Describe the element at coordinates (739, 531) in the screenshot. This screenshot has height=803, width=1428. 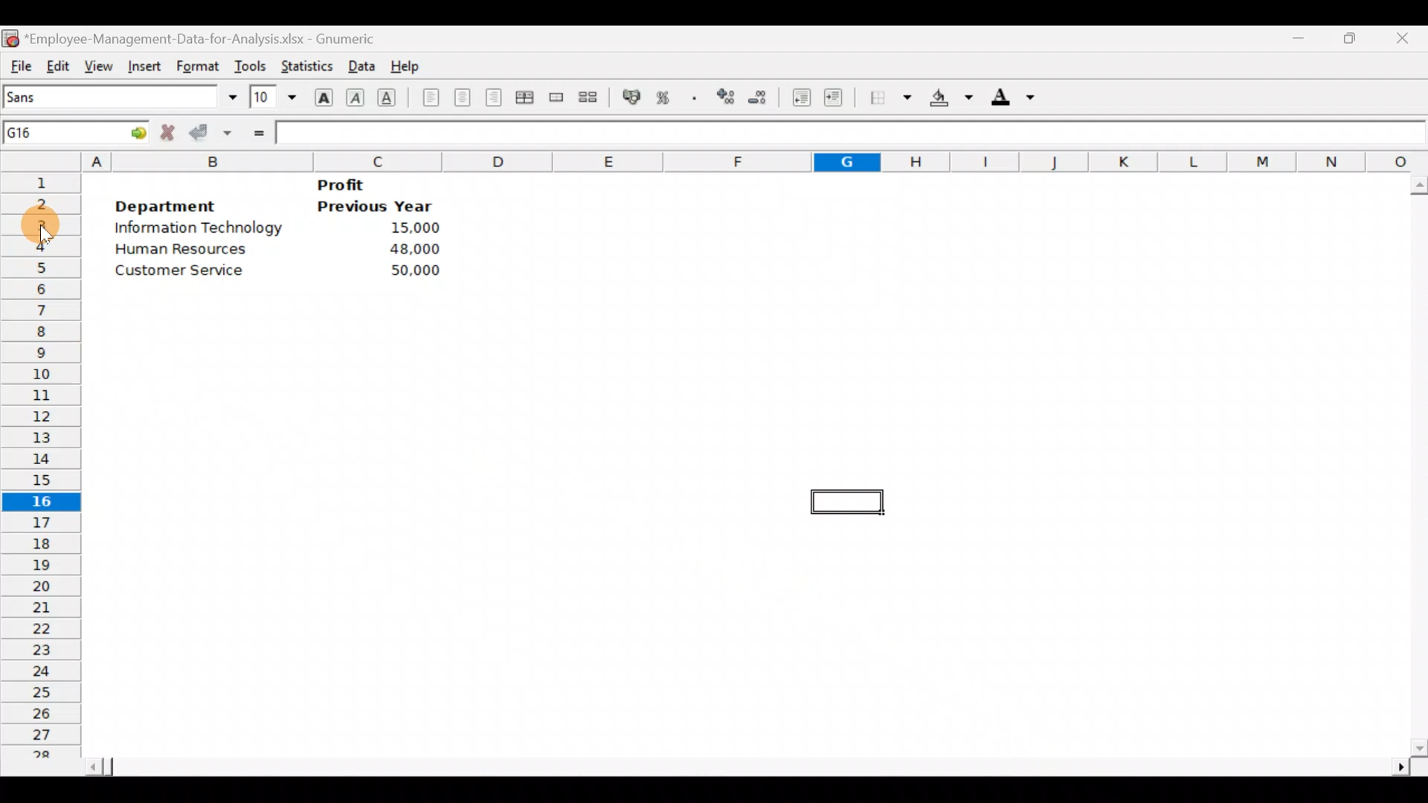
I see `Cells` at that location.